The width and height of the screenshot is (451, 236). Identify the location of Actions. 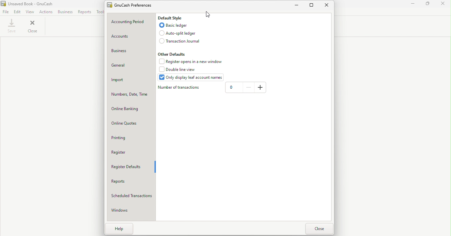
(47, 12).